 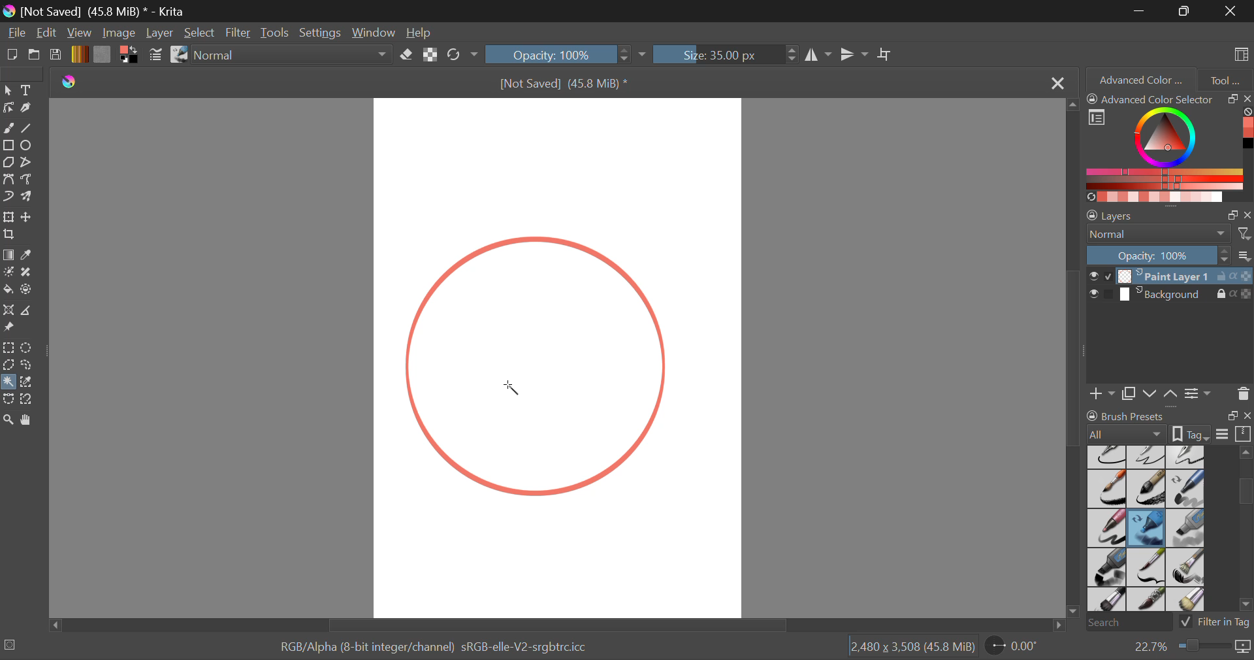 What do you see at coordinates (28, 162) in the screenshot?
I see `Polyline Tool` at bounding box center [28, 162].